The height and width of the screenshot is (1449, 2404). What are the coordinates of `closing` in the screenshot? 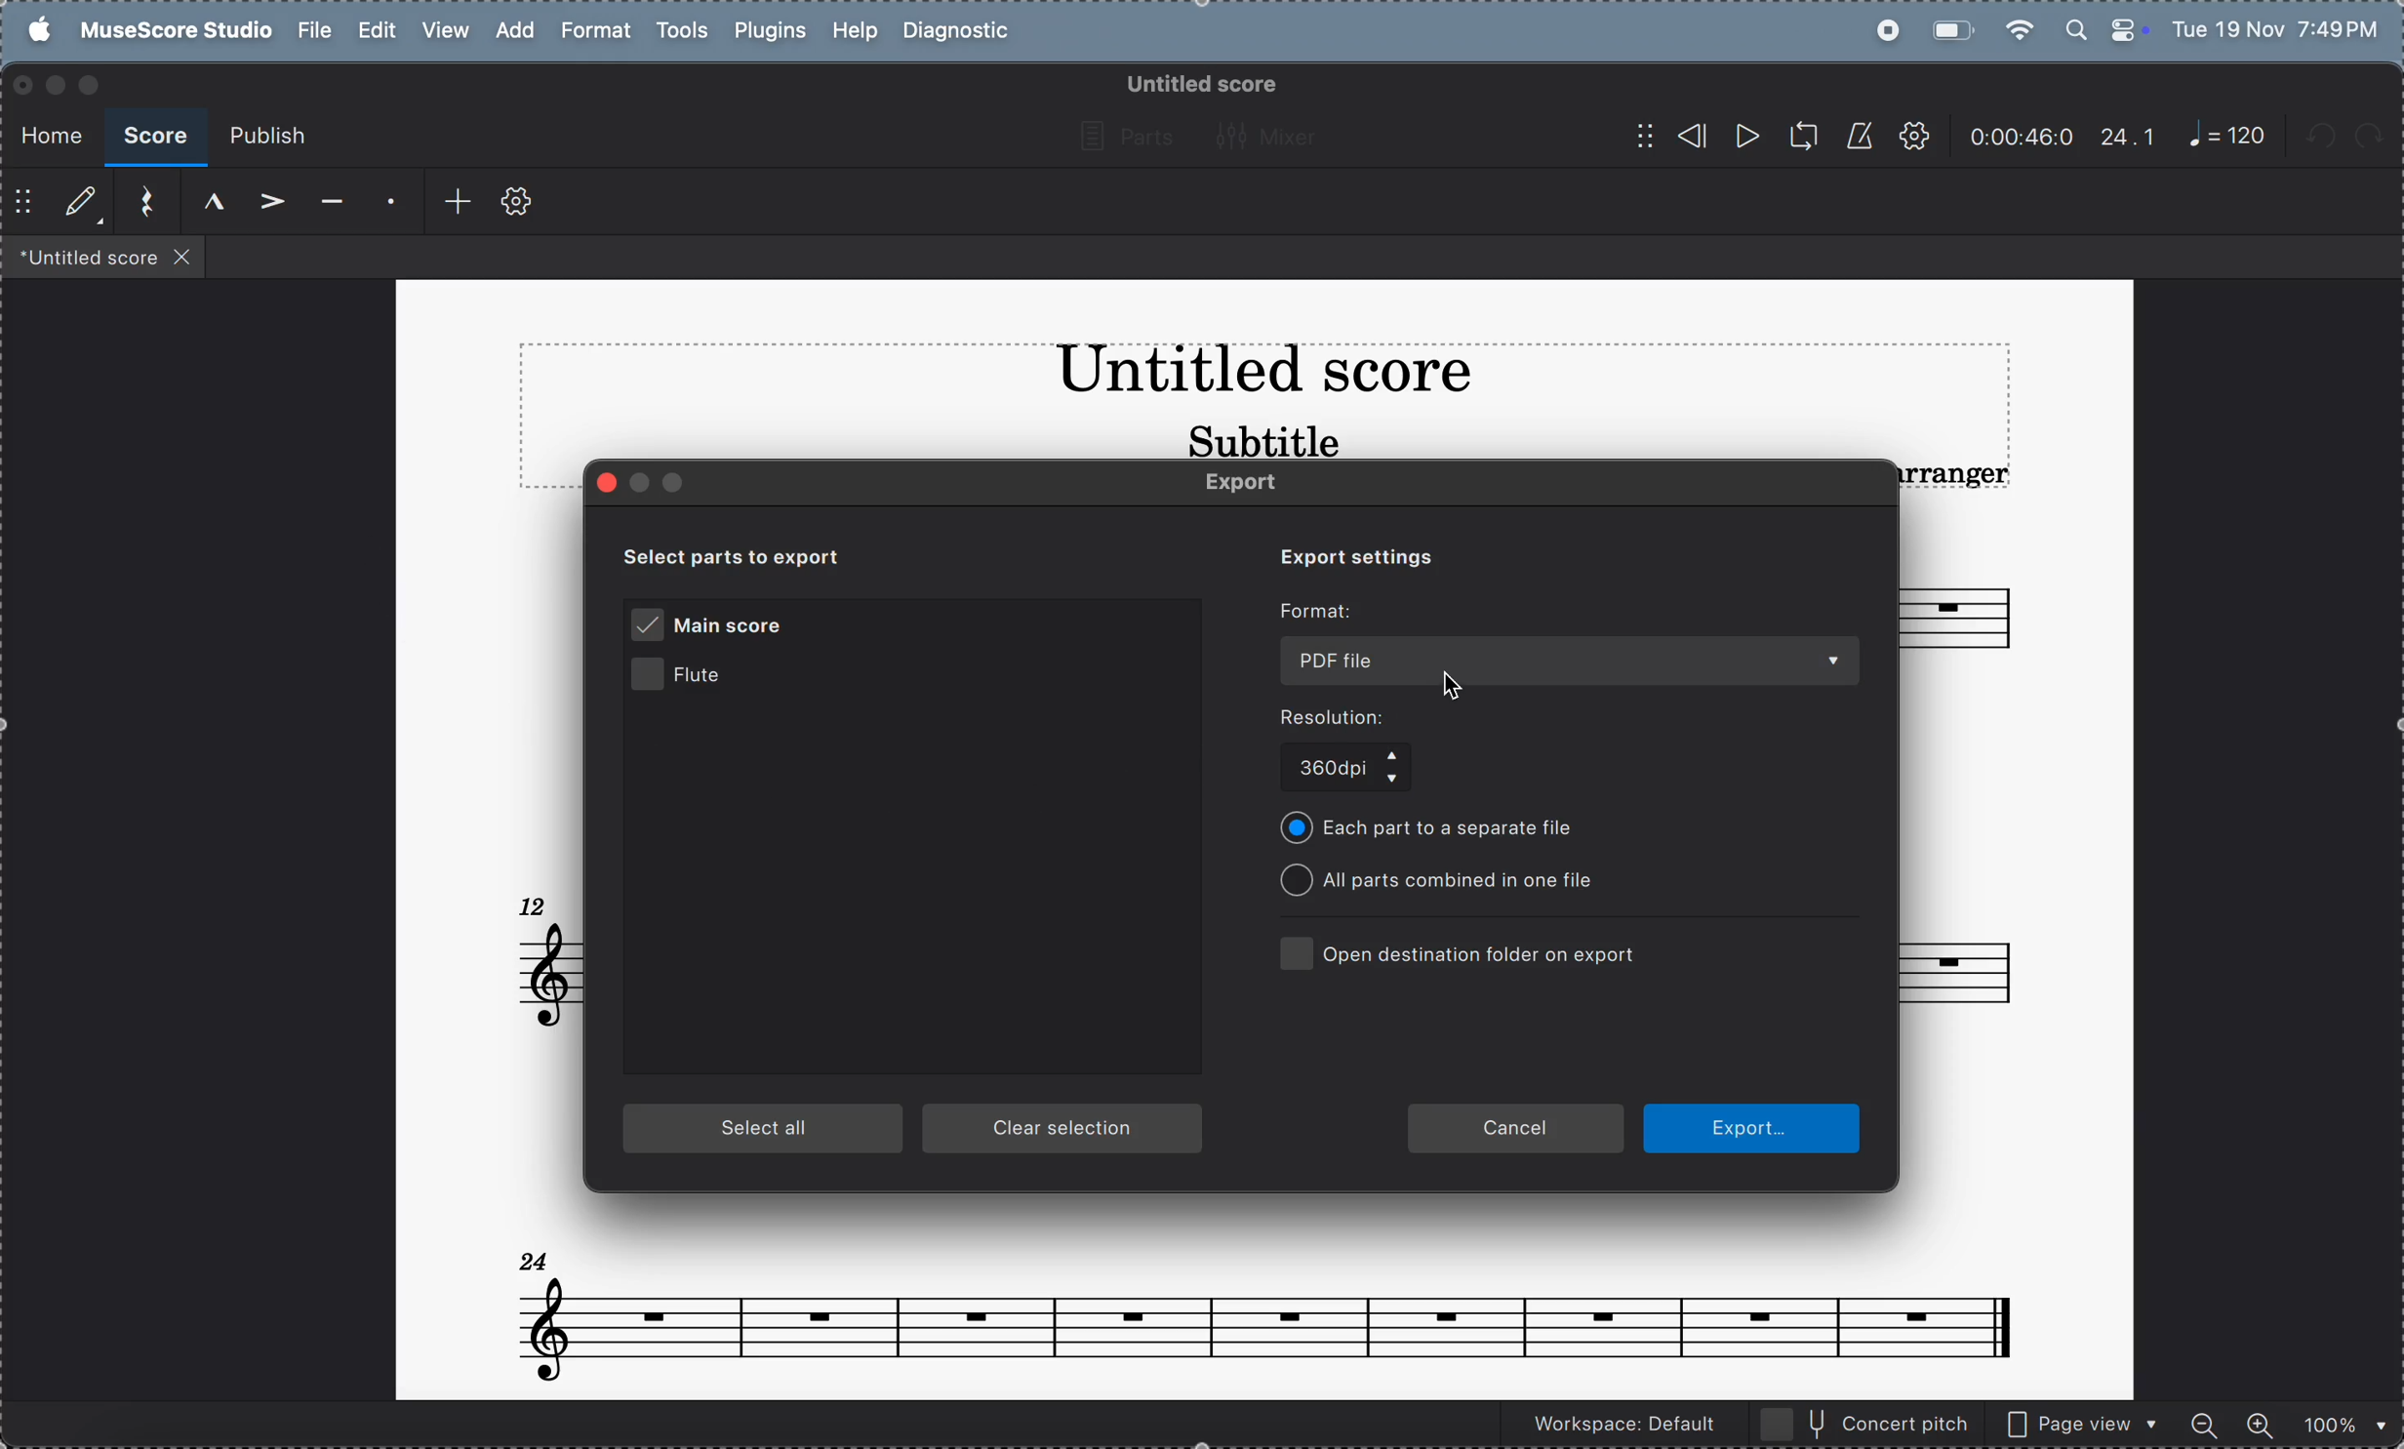 It's located at (23, 86).